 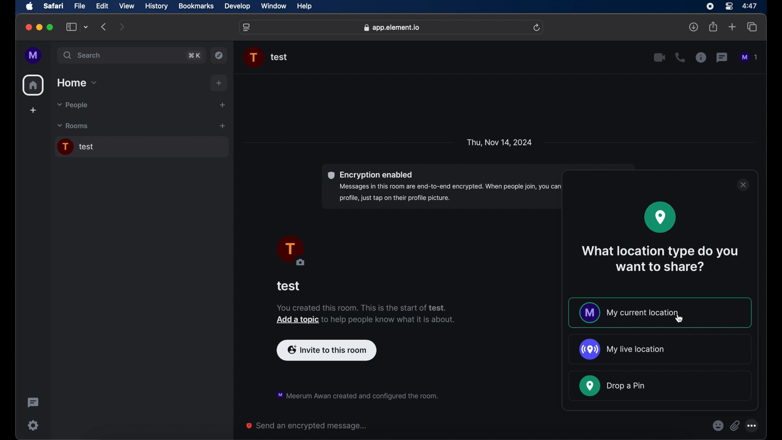 I want to click on explore rooms, so click(x=220, y=55).